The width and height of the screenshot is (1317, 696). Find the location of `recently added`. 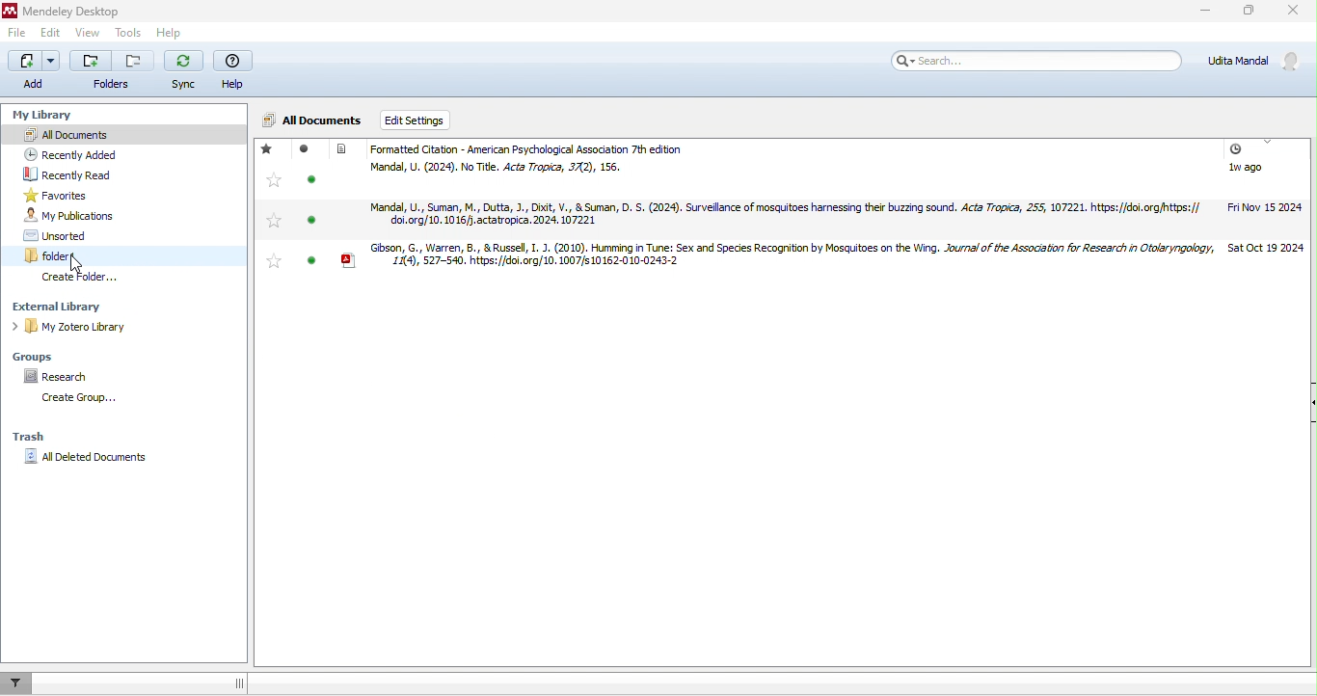

recently added is located at coordinates (74, 154).